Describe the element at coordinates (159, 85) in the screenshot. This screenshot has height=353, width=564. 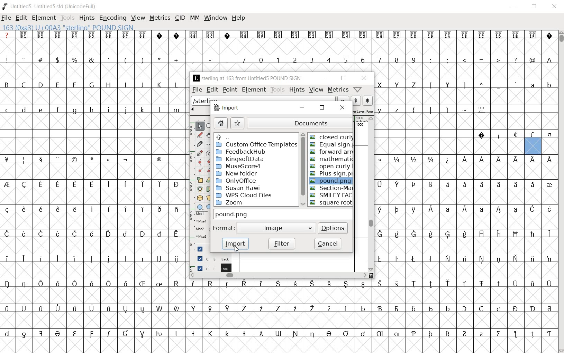
I see `K` at that location.